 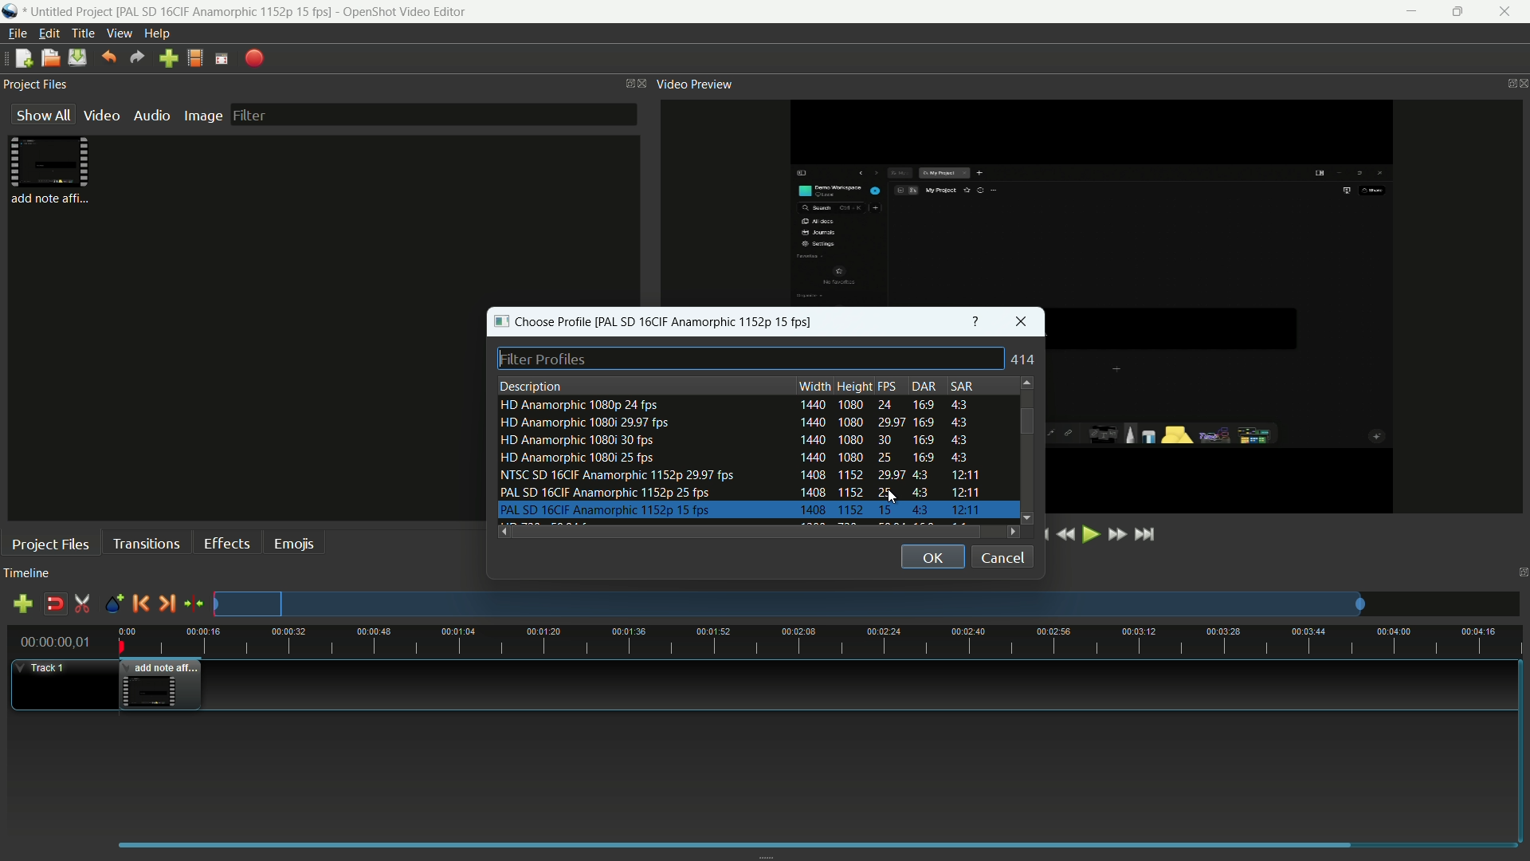 What do you see at coordinates (1410, 12) in the screenshot?
I see `minimize` at bounding box center [1410, 12].